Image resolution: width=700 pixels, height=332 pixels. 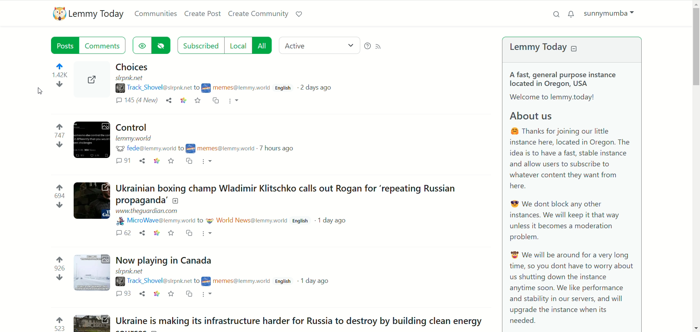 I want to click on collapse, so click(x=575, y=49).